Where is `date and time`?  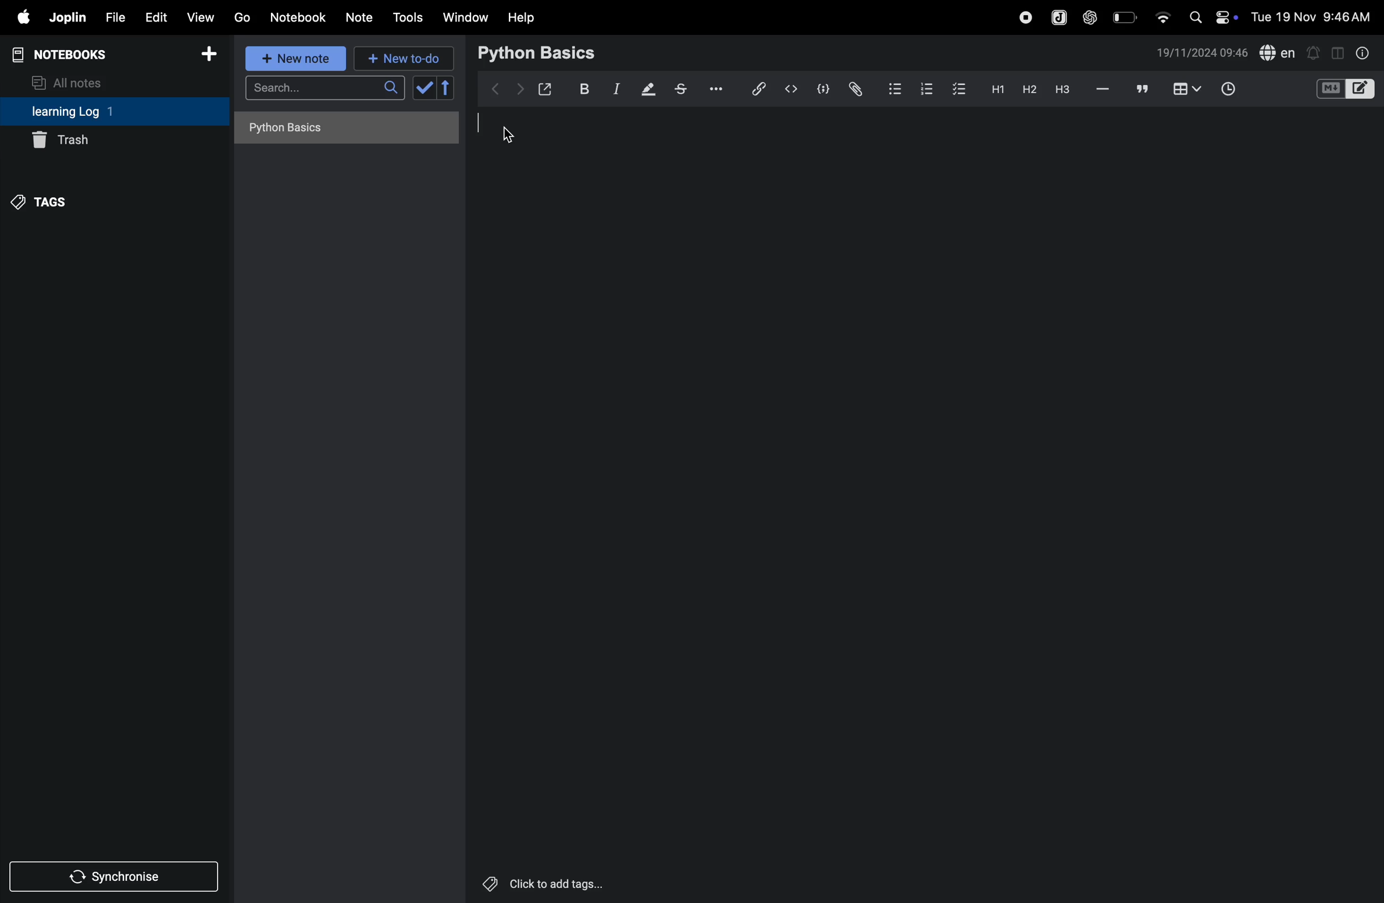 date and time is located at coordinates (1202, 53).